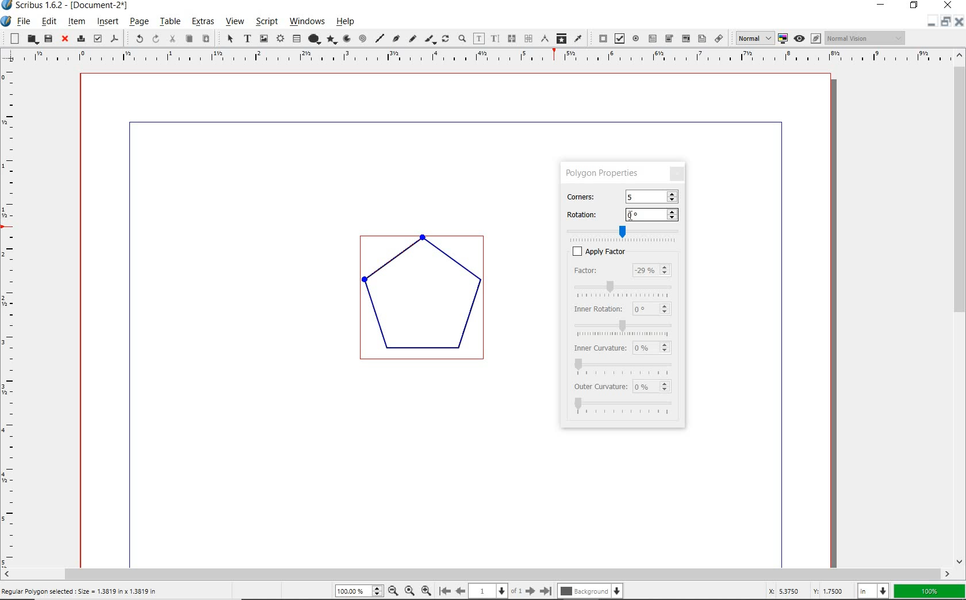 This screenshot has width=966, height=600. Describe the element at coordinates (308, 22) in the screenshot. I see `windows` at that location.